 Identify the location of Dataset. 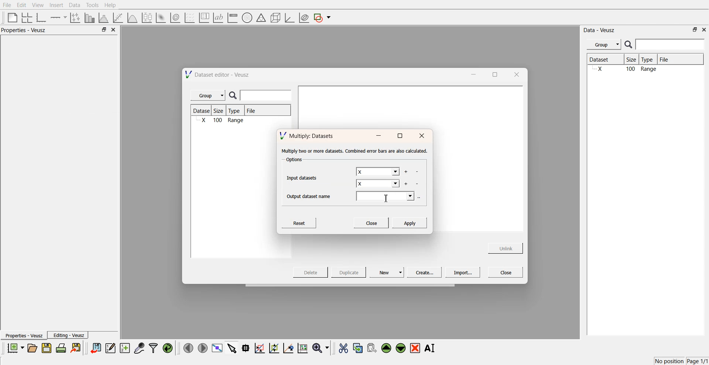
(605, 60).